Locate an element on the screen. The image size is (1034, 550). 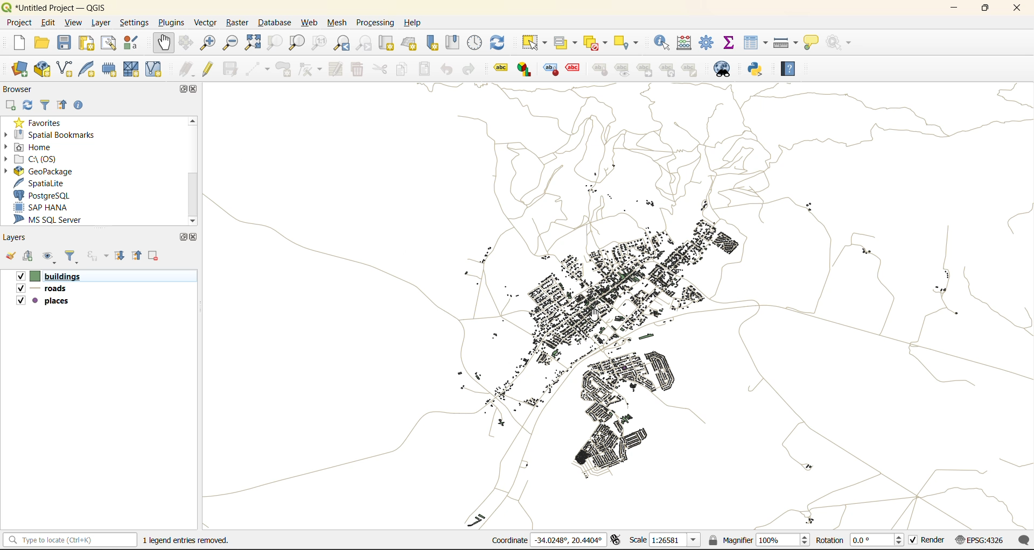
show spatial bookmark is located at coordinates (452, 43).